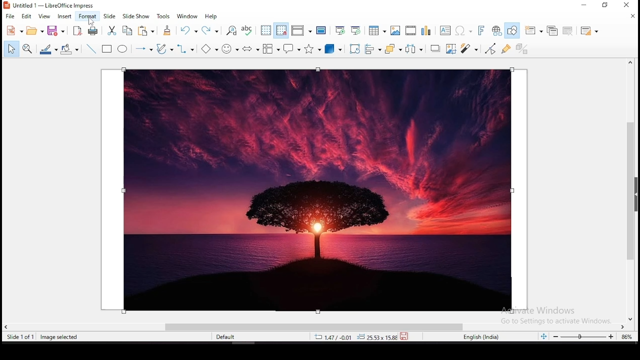 The image size is (640, 360). I want to click on master slide, so click(320, 30).